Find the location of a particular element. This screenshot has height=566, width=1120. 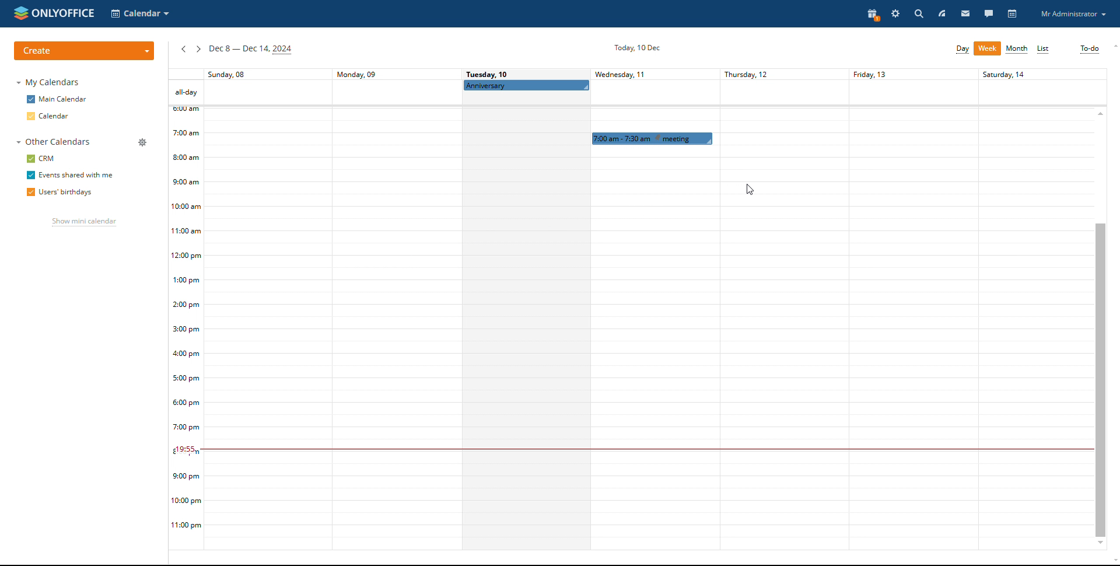

create is located at coordinates (84, 51).